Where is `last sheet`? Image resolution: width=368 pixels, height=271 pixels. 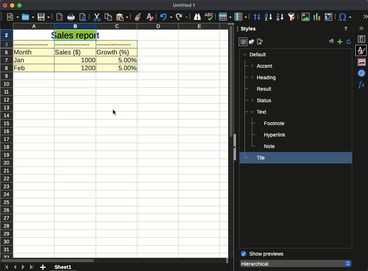
last sheet is located at coordinates (32, 267).